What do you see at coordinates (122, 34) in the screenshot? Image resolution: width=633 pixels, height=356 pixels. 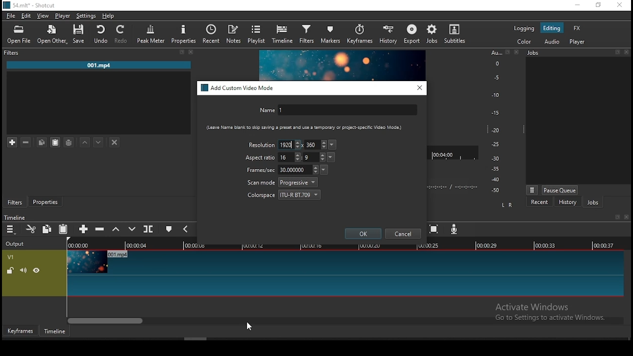 I see `redo` at bounding box center [122, 34].